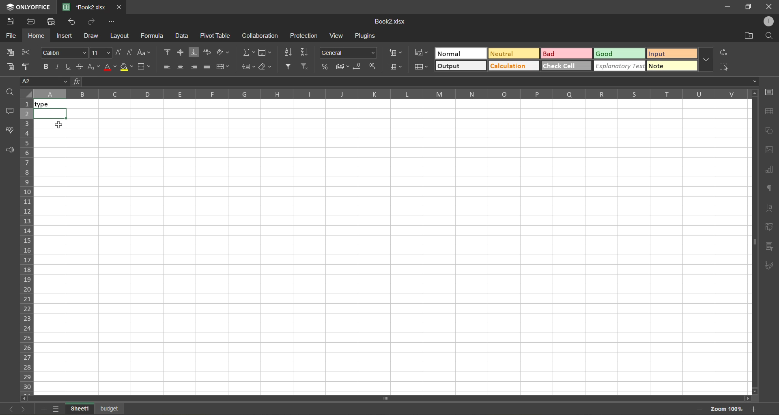 The width and height of the screenshot is (779, 415). Describe the element at coordinates (770, 131) in the screenshot. I see `shapes` at that location.